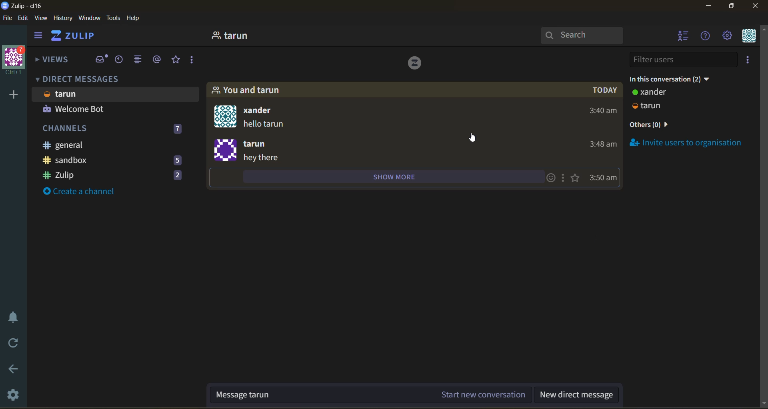 The image size is (768, 409). Describe the element at coordinates (706, 36) in the screenshot. I see `help menue` at that location.